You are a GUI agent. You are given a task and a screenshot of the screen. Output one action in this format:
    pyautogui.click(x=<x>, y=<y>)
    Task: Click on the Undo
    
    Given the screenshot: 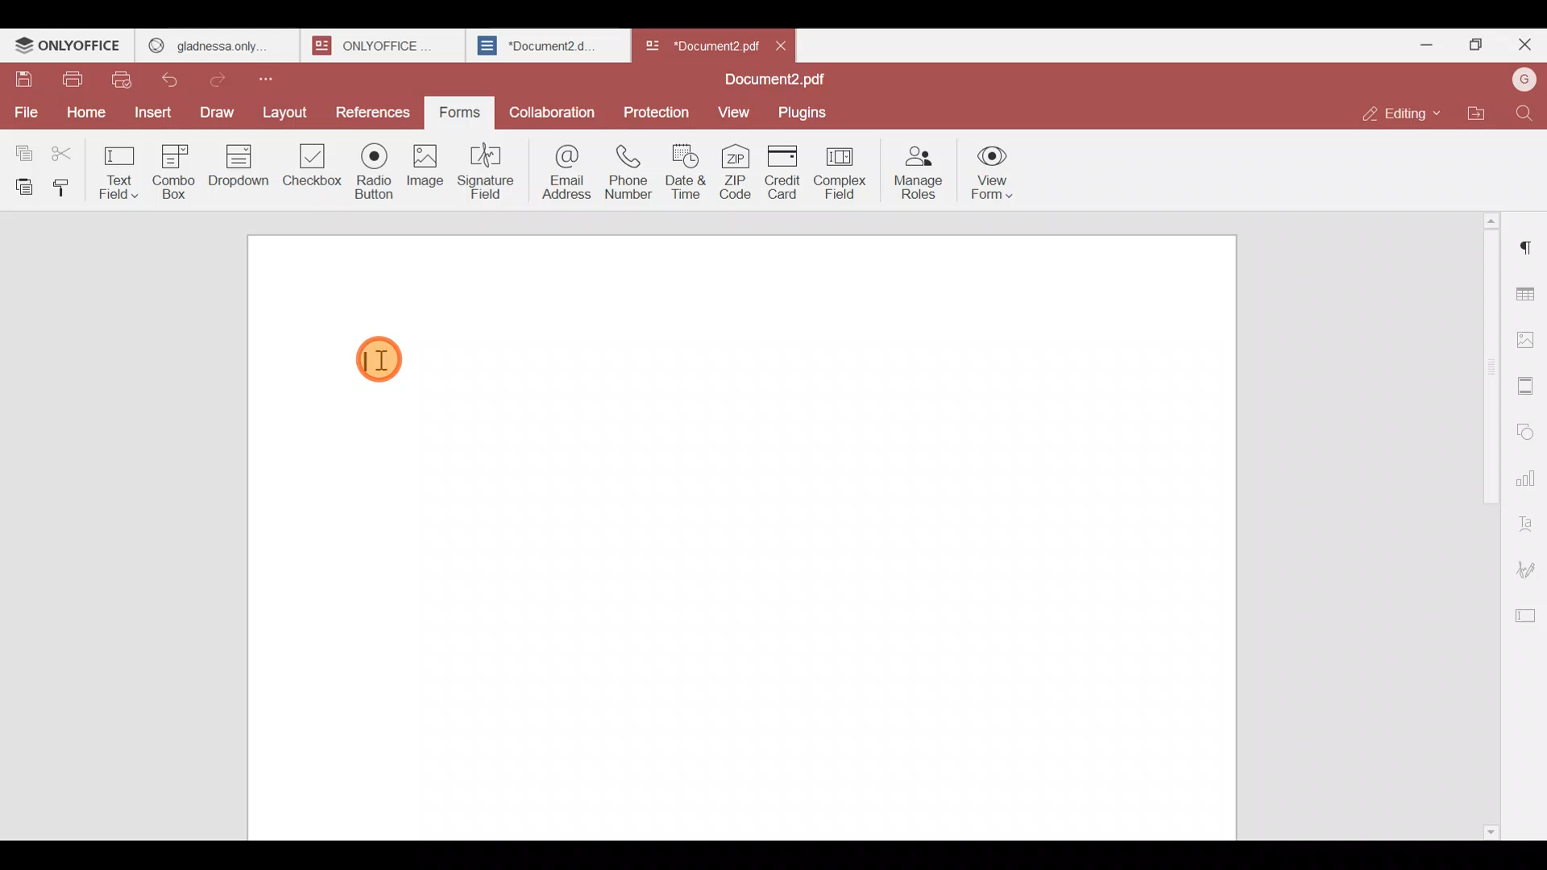 What is the action you would take?
    pyautogui.click(x=173, y=81)
    